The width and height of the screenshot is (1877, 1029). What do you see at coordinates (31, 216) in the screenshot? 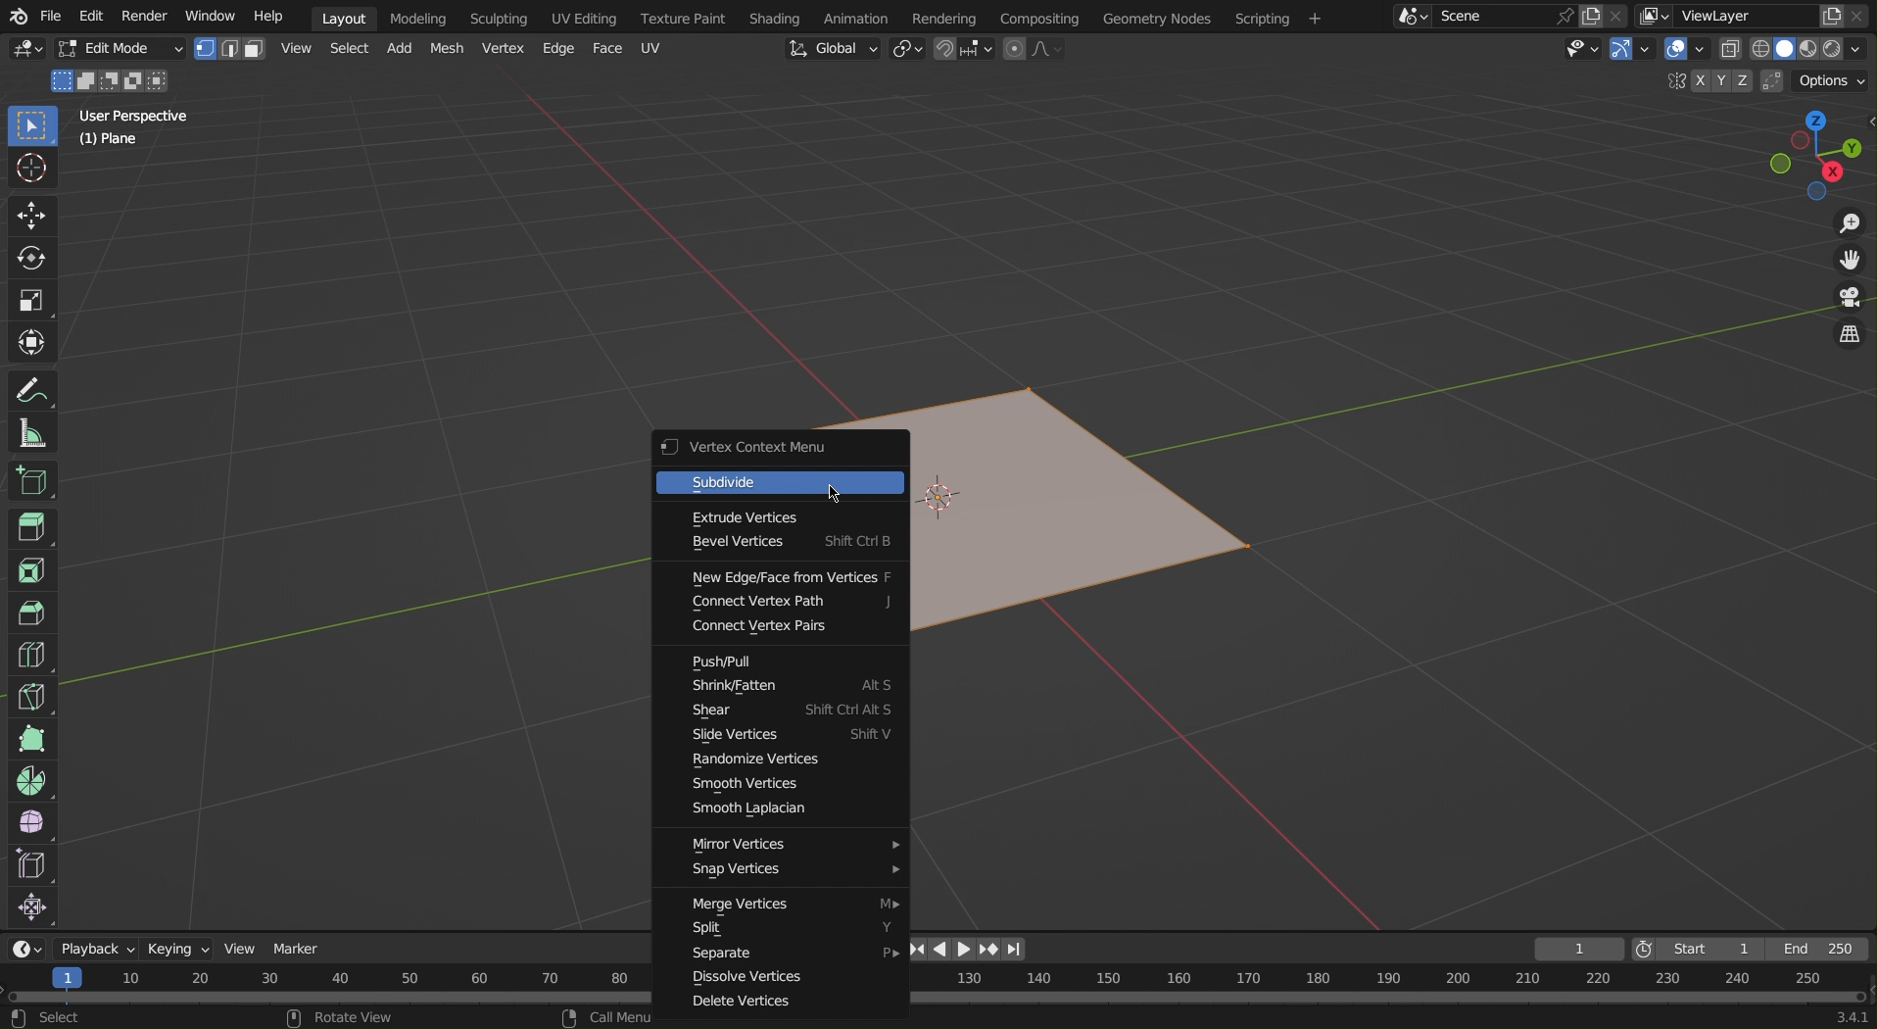
I see `Move` at bounding box center [31, 216].